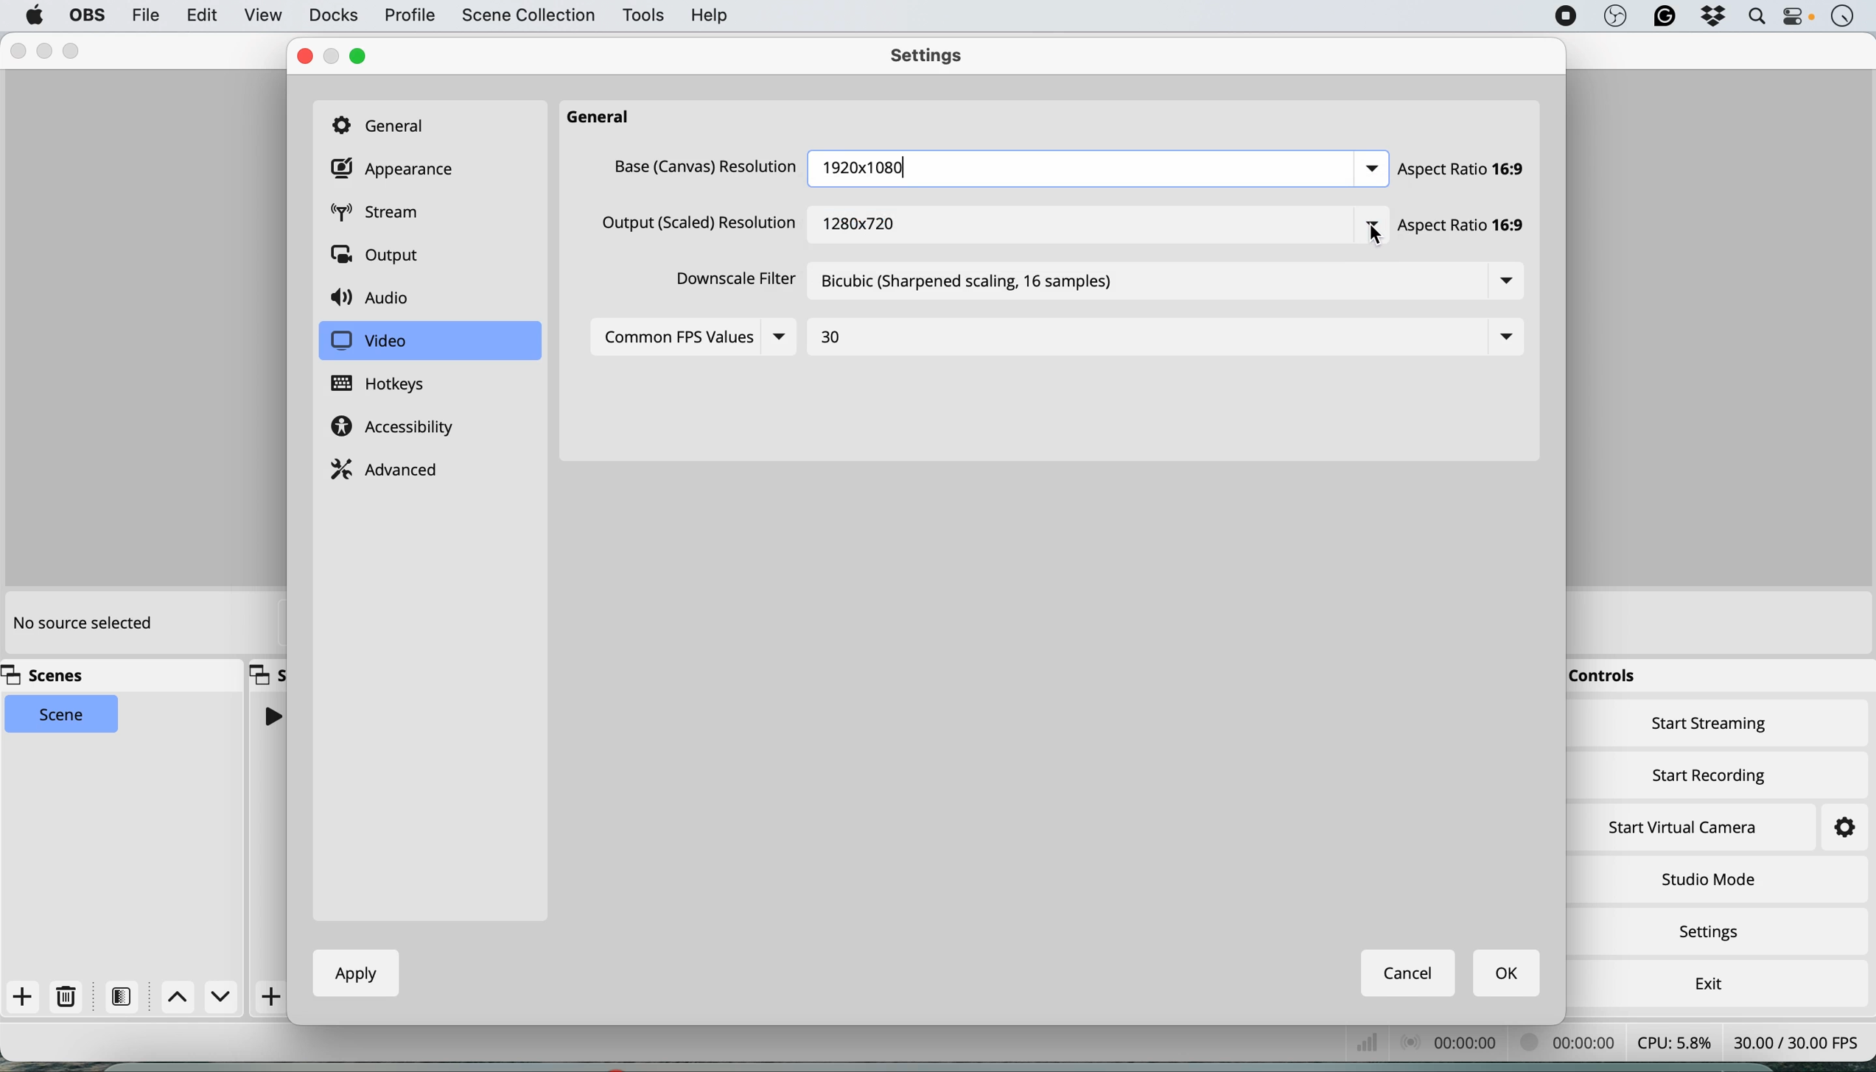  Describe the element at coordinates (1710, 727) in the screenshot. I see `start streaming` at that location.